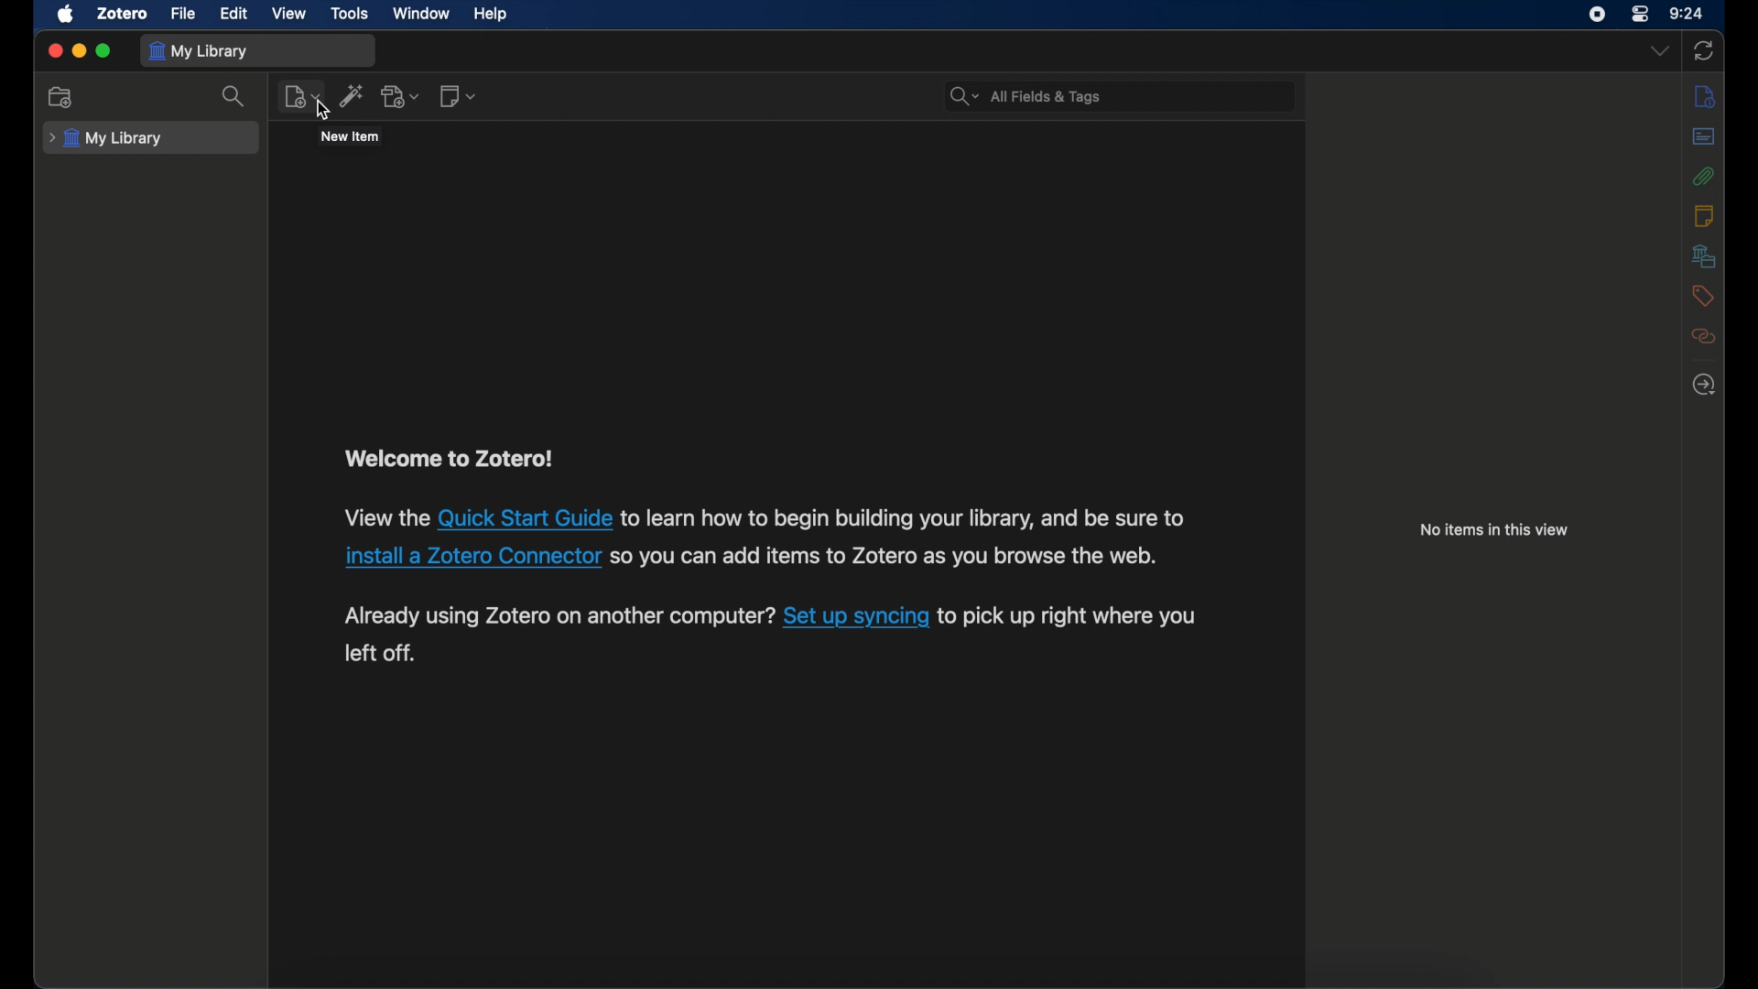  I want to click on my library, so click(105, 139).